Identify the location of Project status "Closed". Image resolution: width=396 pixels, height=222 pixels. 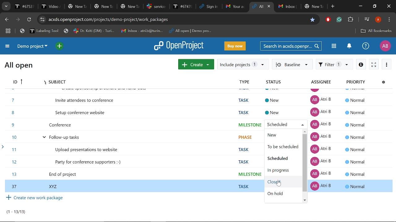
(280, 182).